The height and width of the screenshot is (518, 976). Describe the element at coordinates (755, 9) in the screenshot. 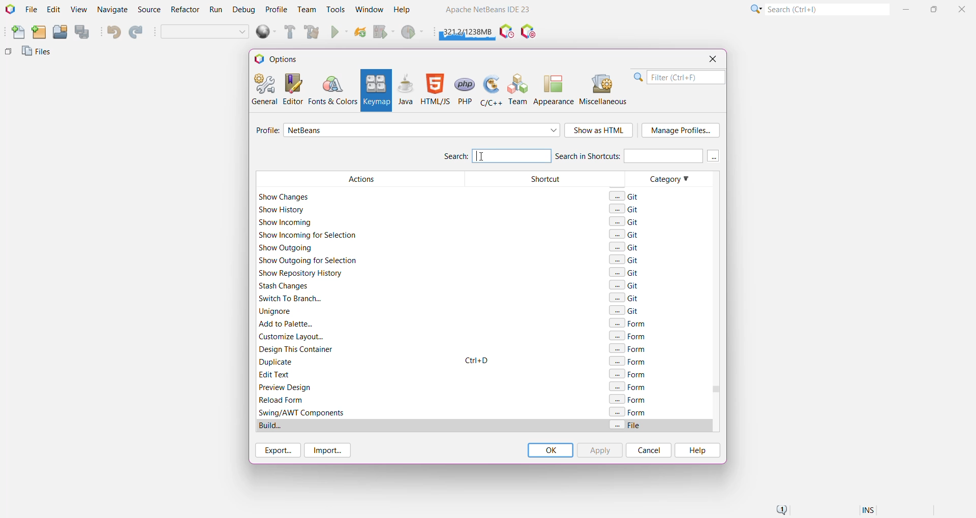

I see `Click or press Shift+F10 for Category Selection` at that location.